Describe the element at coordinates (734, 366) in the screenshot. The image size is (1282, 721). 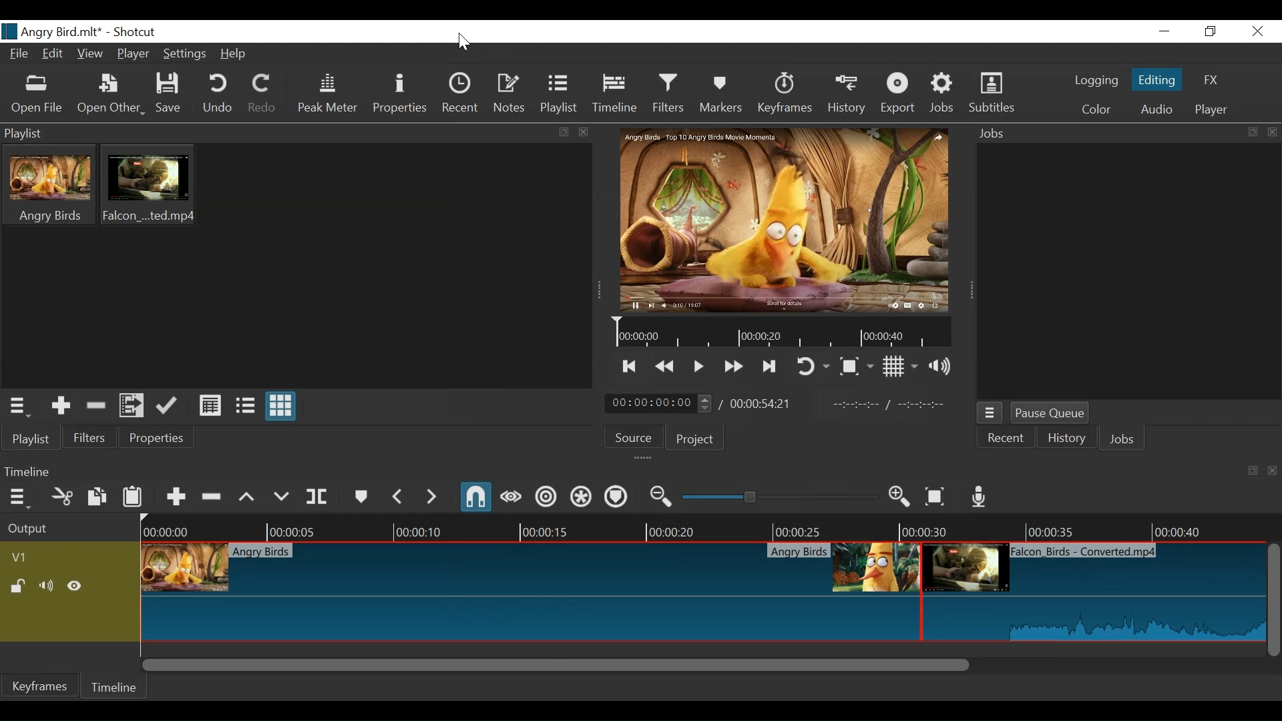
I see `Play forward quickly` at that location.